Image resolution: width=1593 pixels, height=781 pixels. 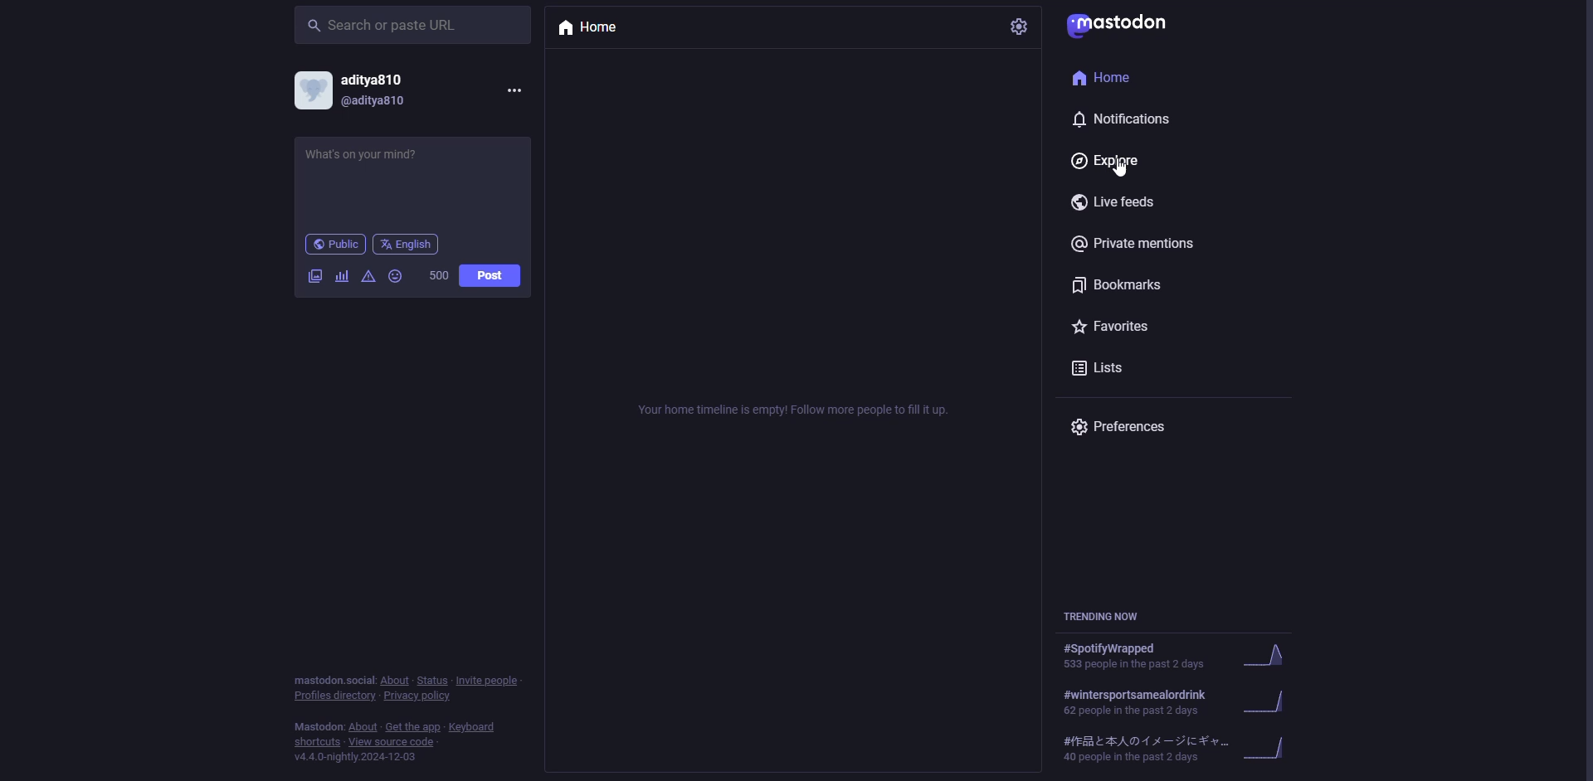 I want to click on home, so click(x=592, y=28).